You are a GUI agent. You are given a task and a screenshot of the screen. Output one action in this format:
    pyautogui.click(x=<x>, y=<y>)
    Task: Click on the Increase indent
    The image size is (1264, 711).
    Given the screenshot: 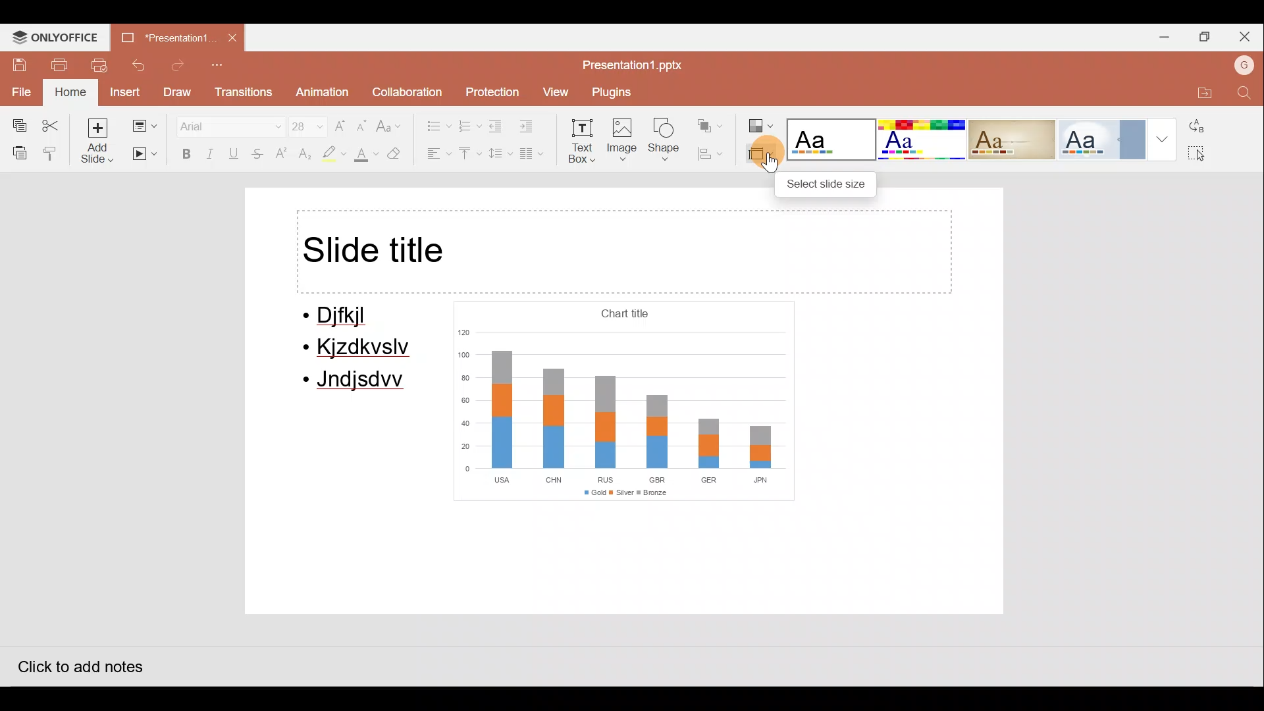 What is the action you would take?
    pyautogui.click(x=535, y=126)
    